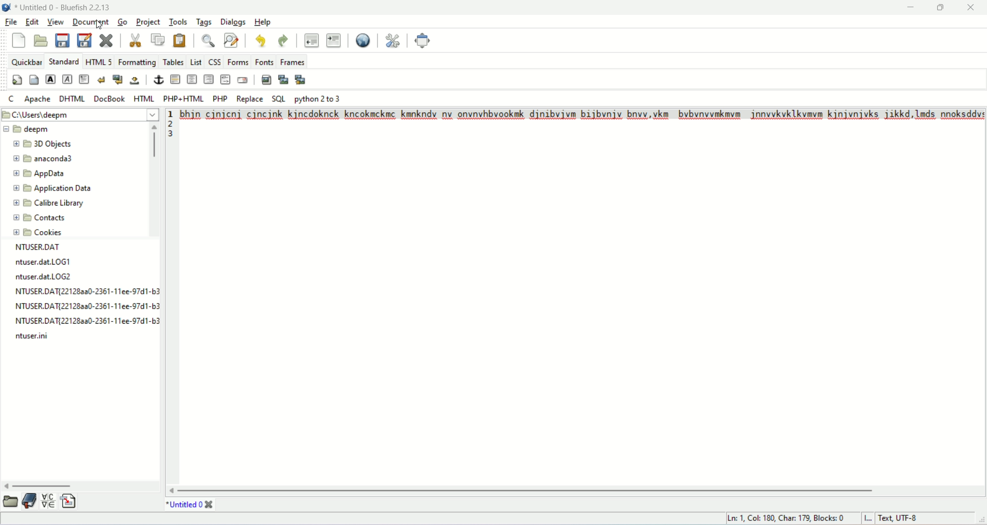  I want to click on copy, so click(157, 41).